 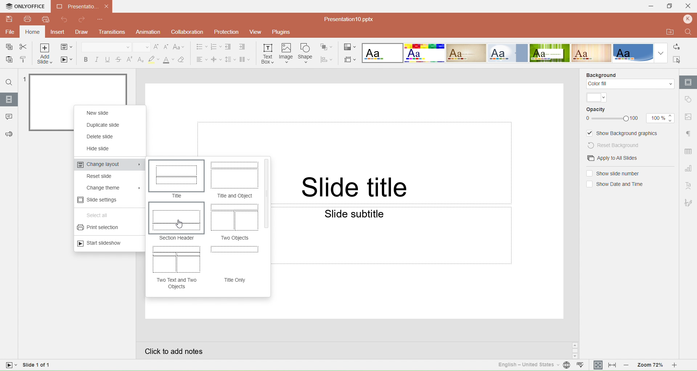 I want to click on Two Objects, so click(x=236, y=238).